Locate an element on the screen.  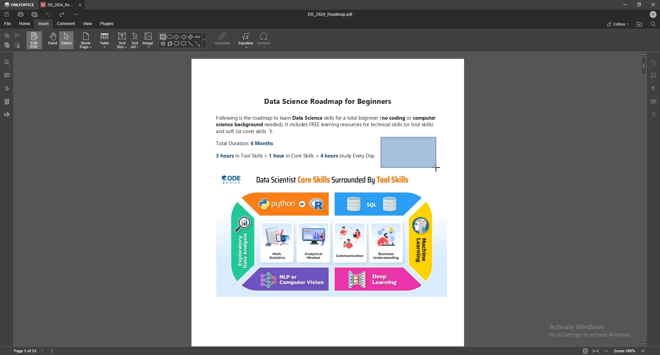
feedback is located at coordinates (7, 115).